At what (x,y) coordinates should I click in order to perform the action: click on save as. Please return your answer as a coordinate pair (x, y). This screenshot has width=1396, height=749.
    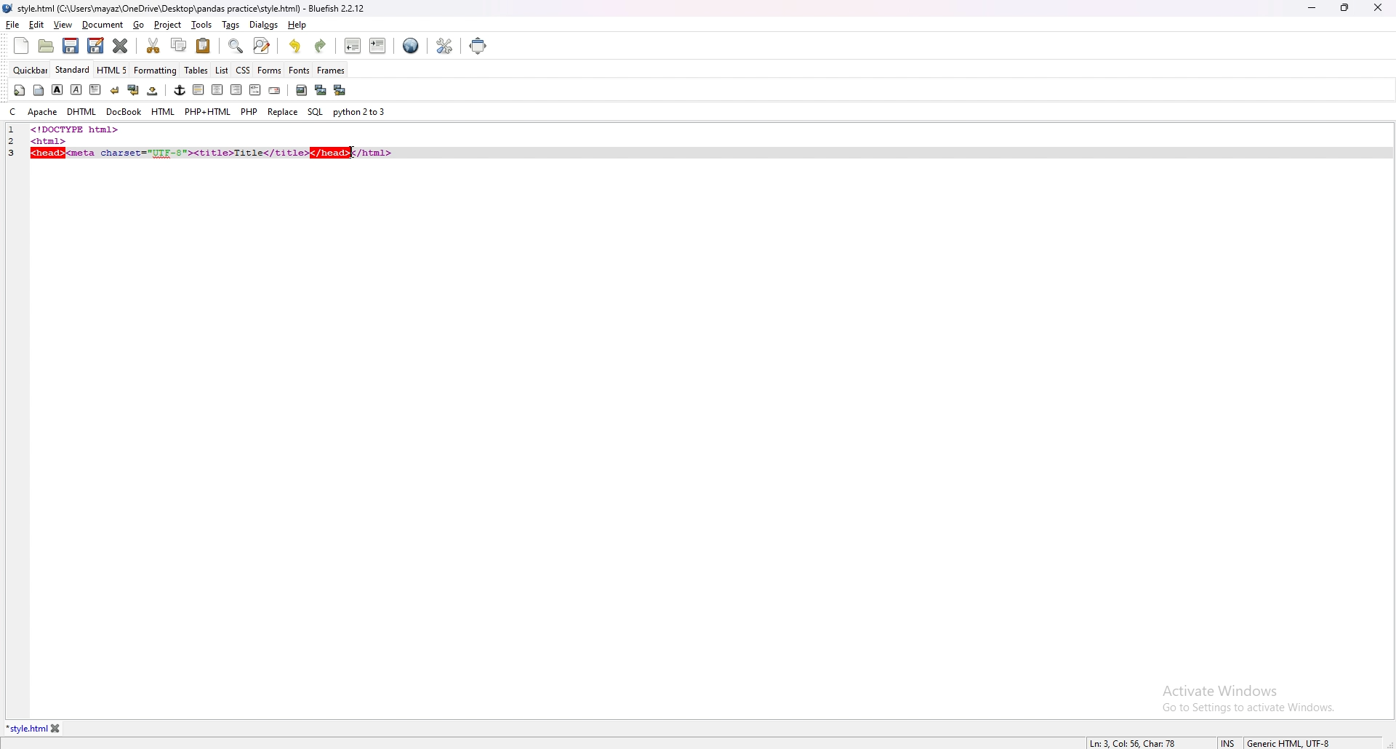
    Looking at the image, I should click on (95, 46).